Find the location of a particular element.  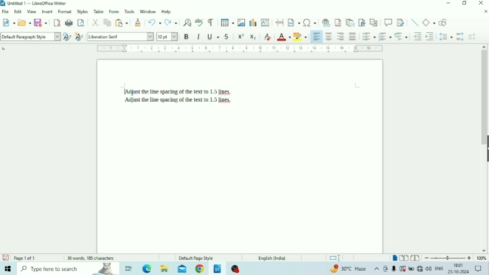

Language is located at coordinates (439, 268).